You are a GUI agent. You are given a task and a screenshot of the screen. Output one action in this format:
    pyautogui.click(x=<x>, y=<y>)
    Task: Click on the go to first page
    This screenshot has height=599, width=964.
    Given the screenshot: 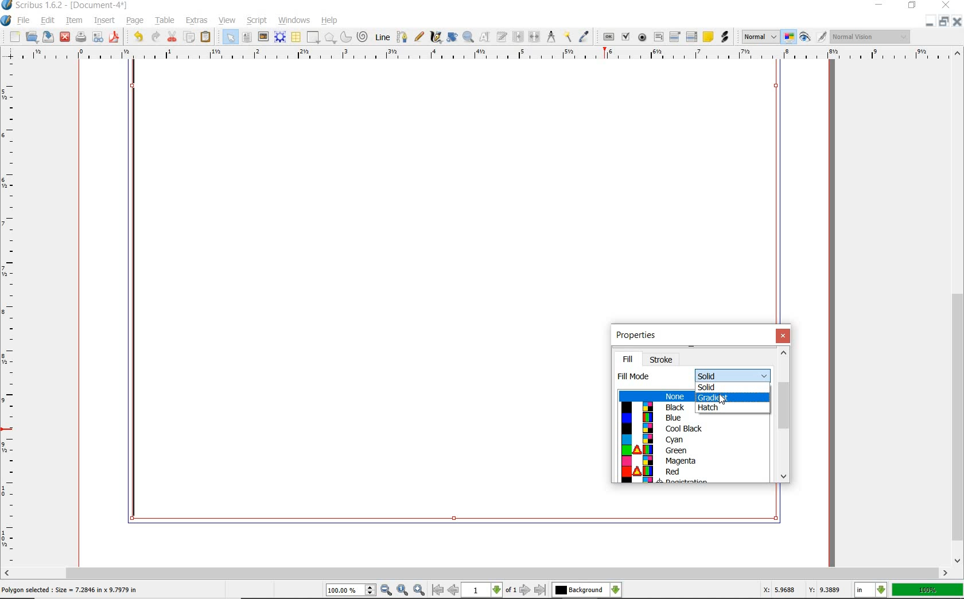 What is the action you would take?
    pyautogui.click(x=438, y=590)
    